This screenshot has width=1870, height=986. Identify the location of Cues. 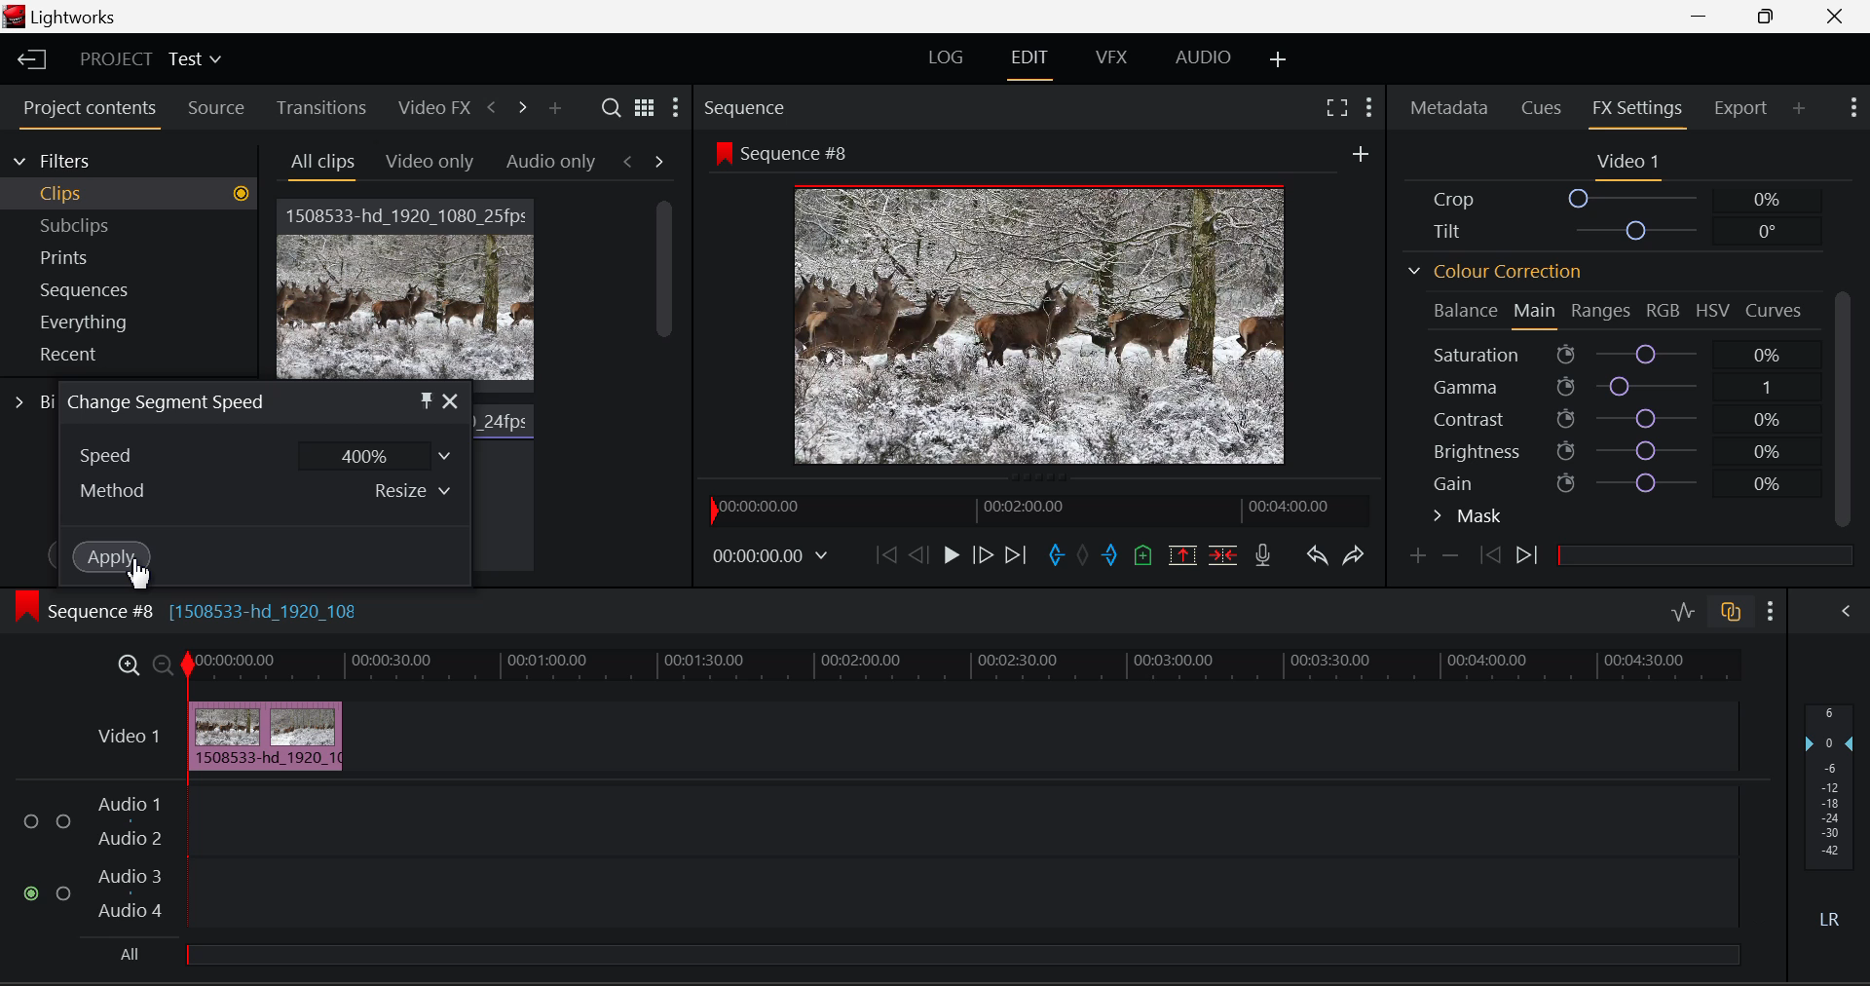
(1543, 108).